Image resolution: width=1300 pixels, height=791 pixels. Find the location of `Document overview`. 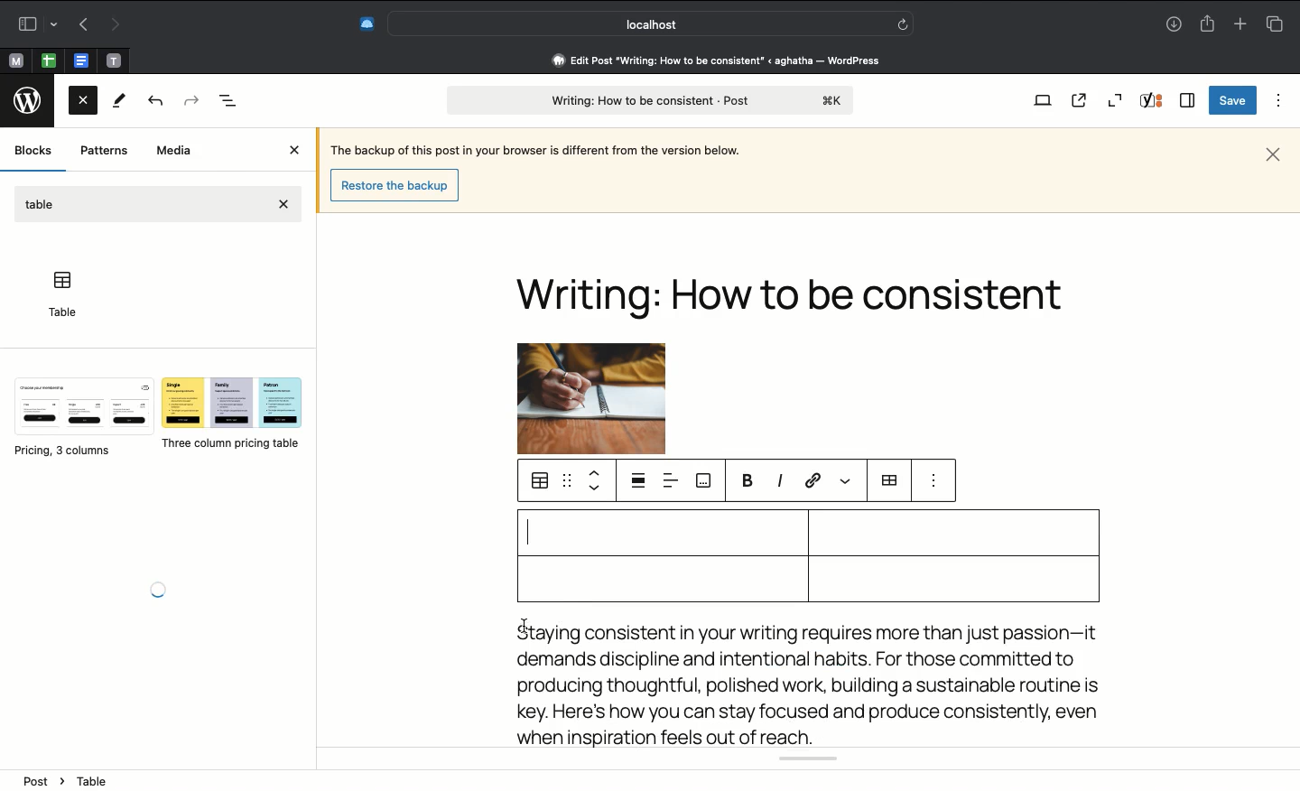

Document overview is located at coordinates (229, 101).